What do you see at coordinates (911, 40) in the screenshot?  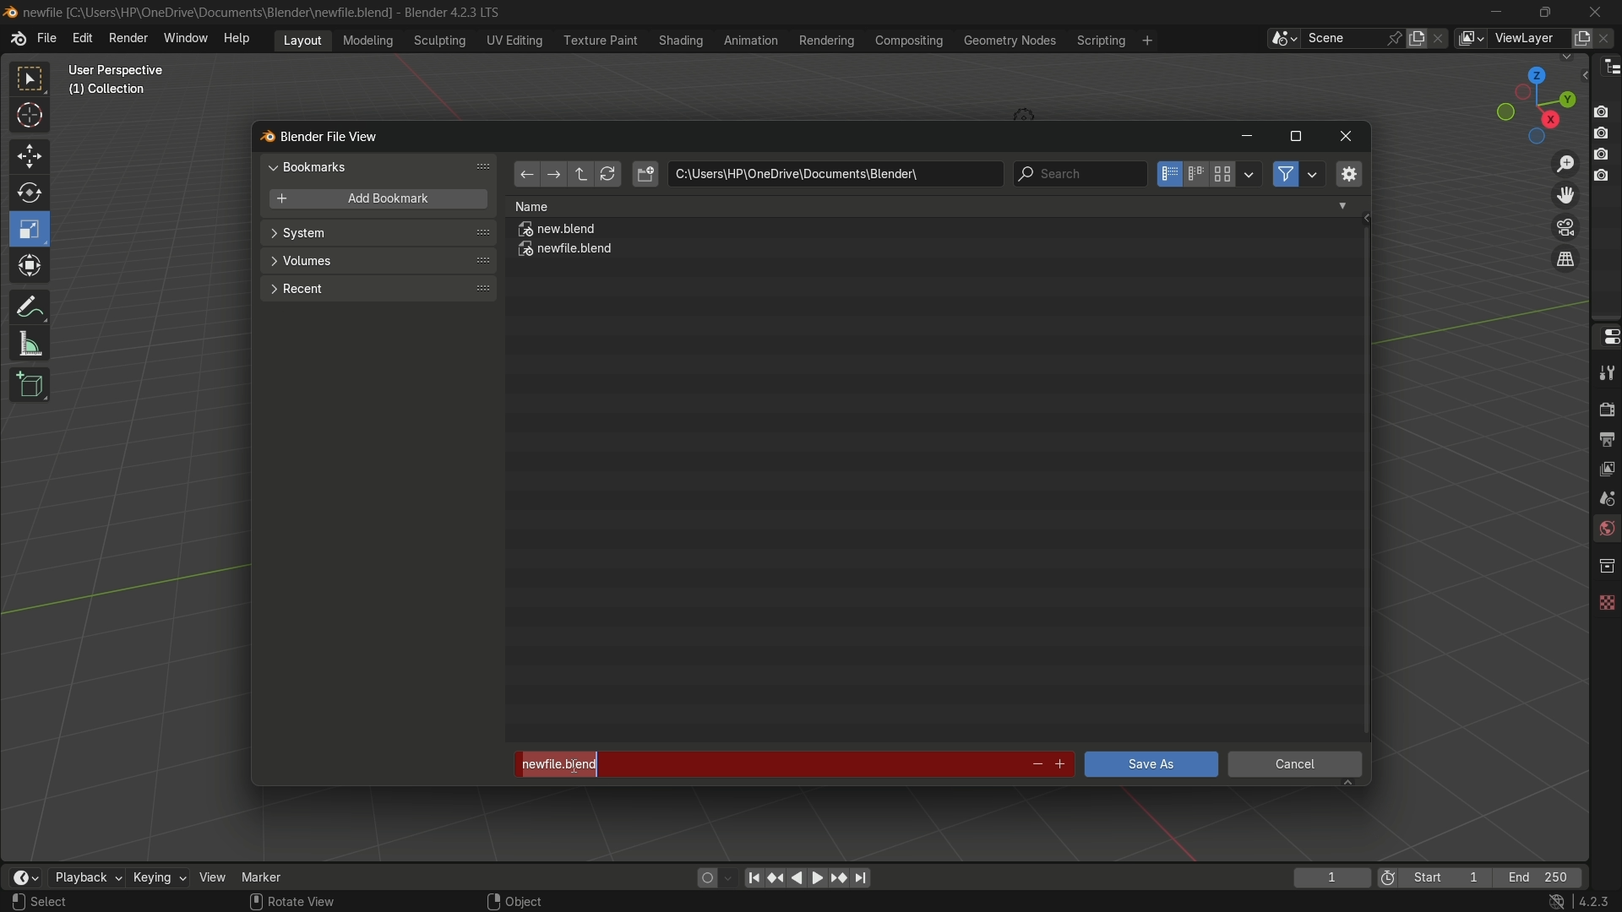 I see `compositing menu` at bounding box center [911, 40].